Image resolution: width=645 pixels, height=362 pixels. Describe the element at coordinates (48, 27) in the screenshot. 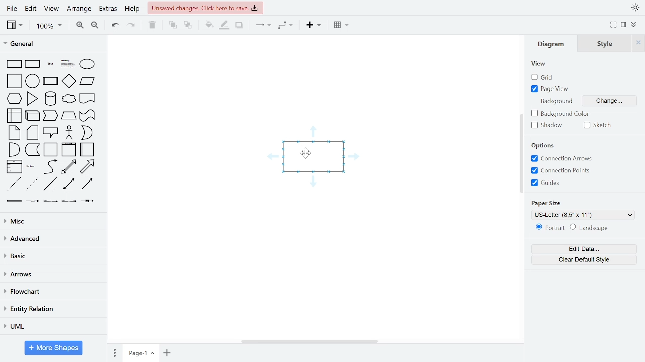

I see `100%` at that location.